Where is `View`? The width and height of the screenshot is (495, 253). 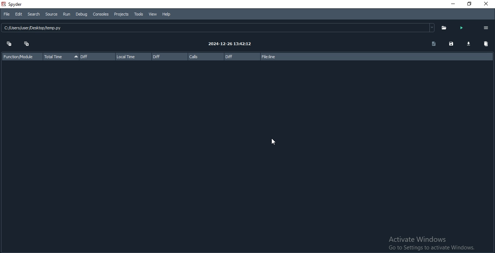
View is located at coordinates (153, 14).